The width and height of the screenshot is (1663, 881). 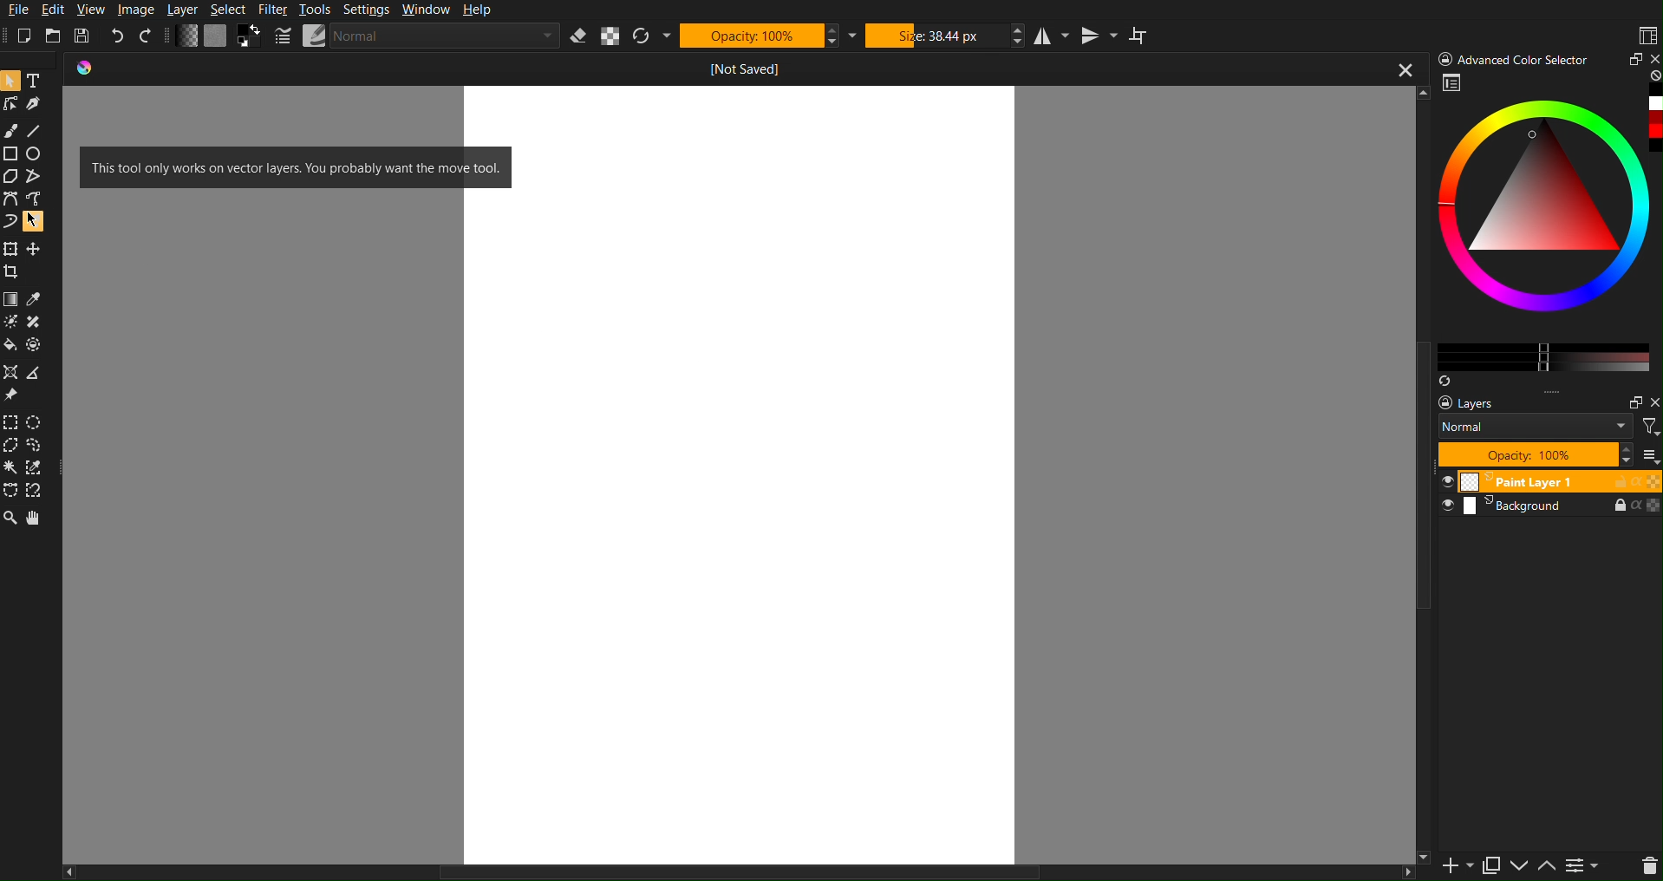 What do you see at coordinates (580, 36) in the screenshot?
I see `Erase` at bounding box center [580, 36].